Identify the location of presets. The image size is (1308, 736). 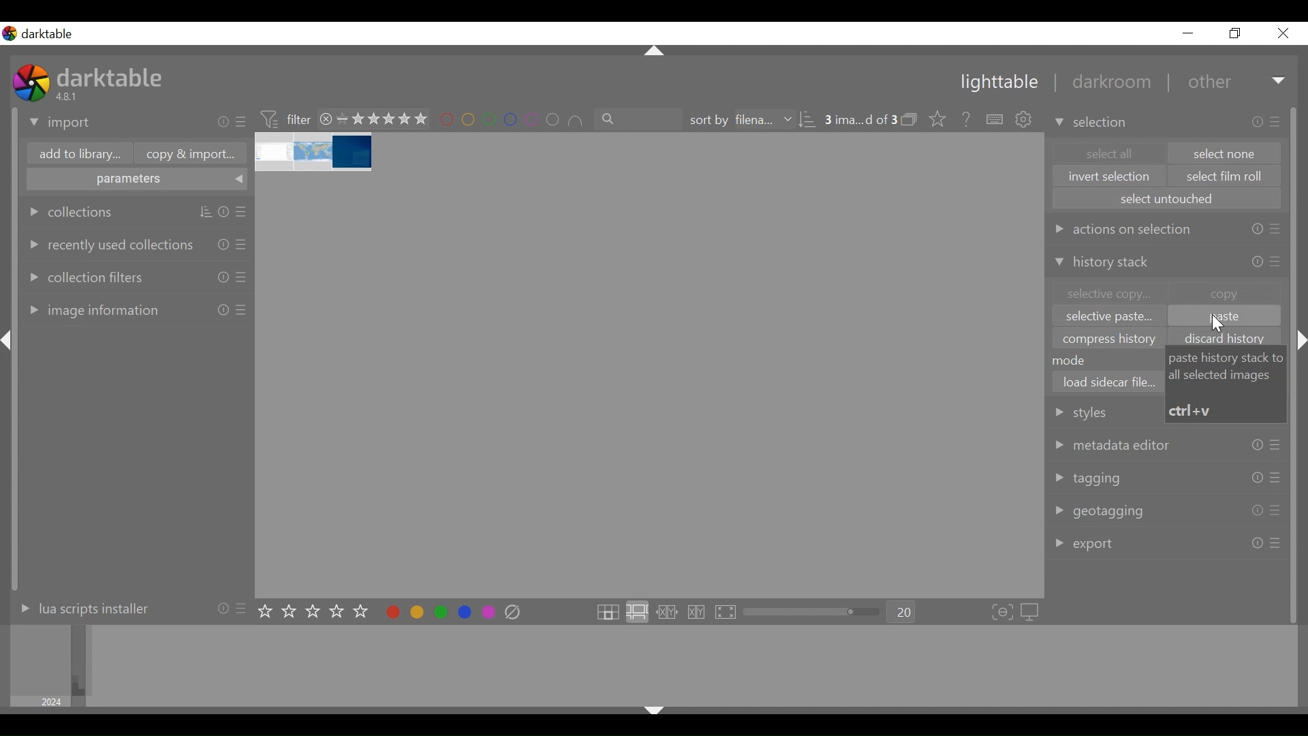
(1275, 477).